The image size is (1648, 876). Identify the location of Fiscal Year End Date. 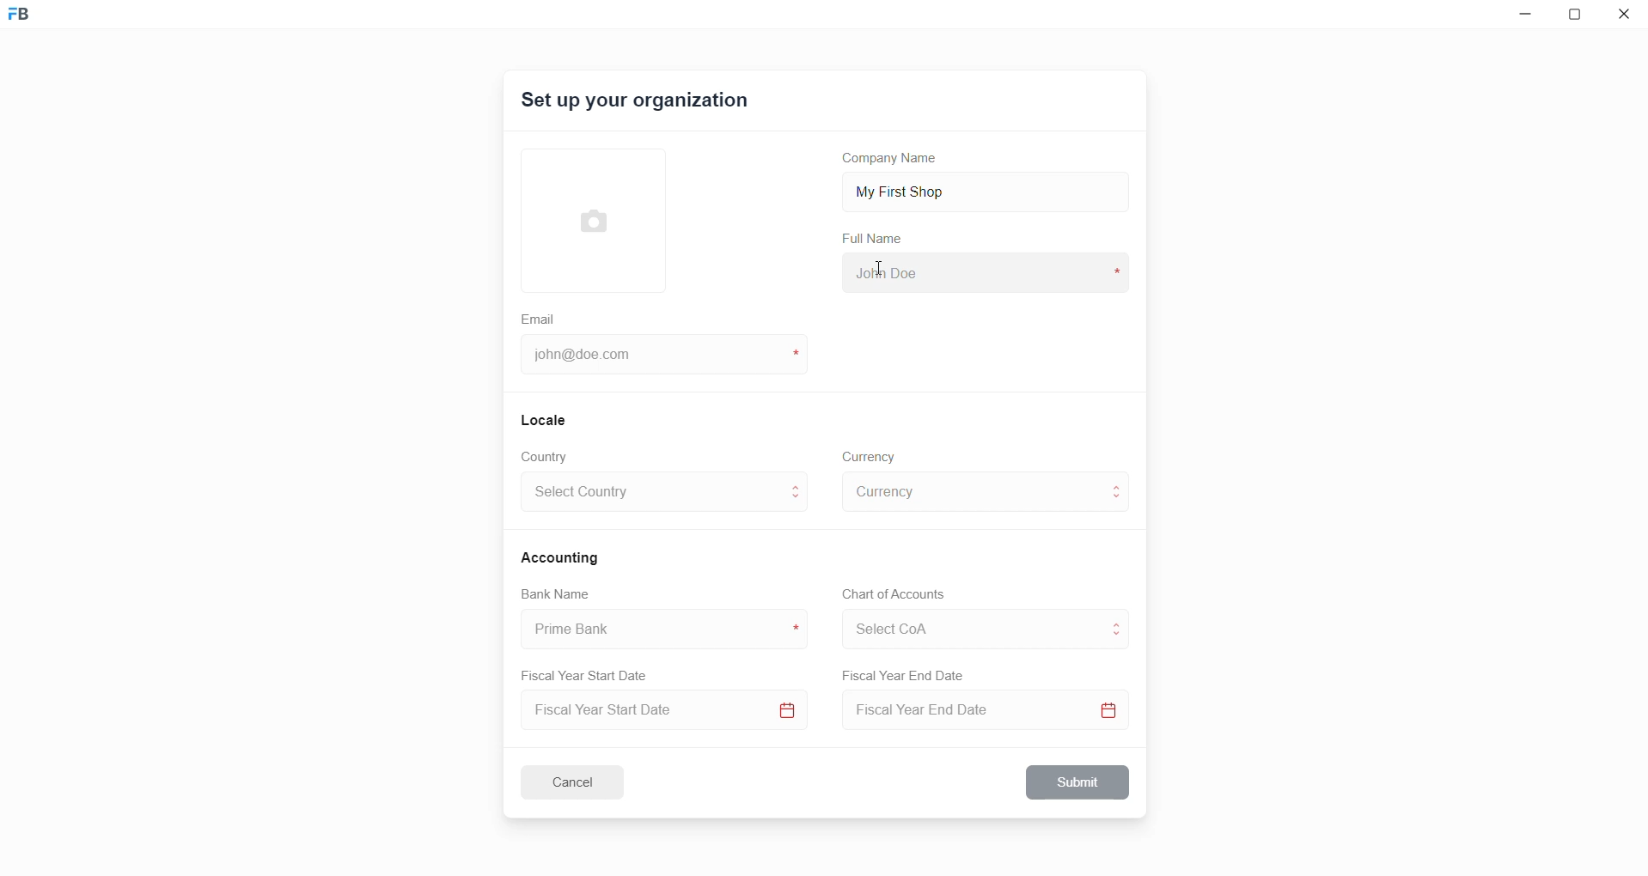
(905, 676).